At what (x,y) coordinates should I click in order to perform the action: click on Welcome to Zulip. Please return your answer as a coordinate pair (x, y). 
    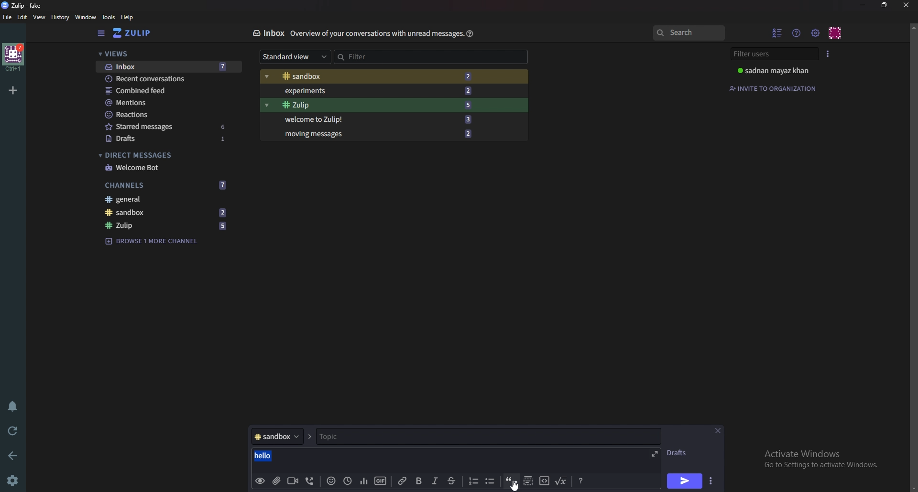
    Looking at the image, I should click on (324, 119).